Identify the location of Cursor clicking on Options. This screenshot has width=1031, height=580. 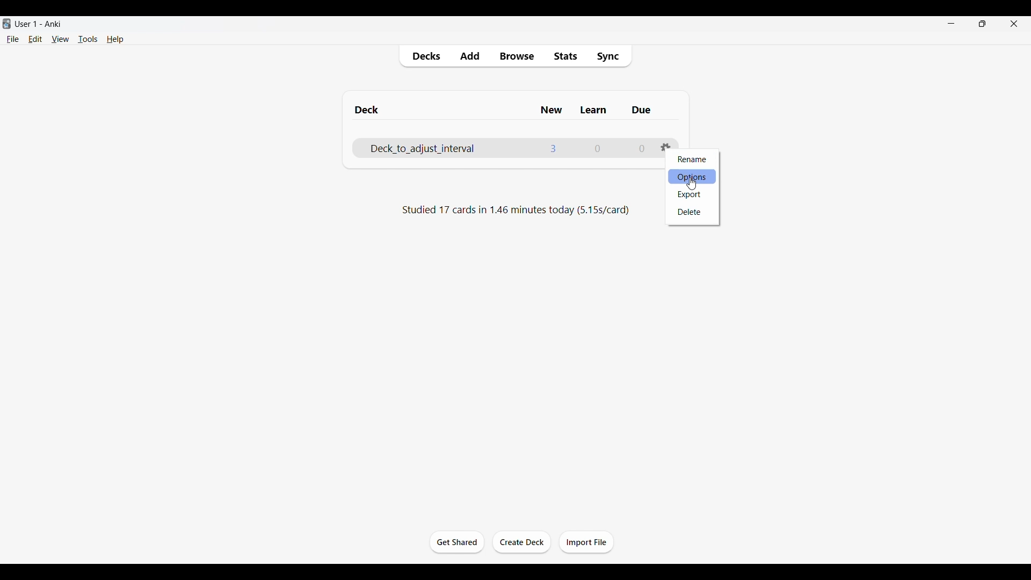
(692, 184).